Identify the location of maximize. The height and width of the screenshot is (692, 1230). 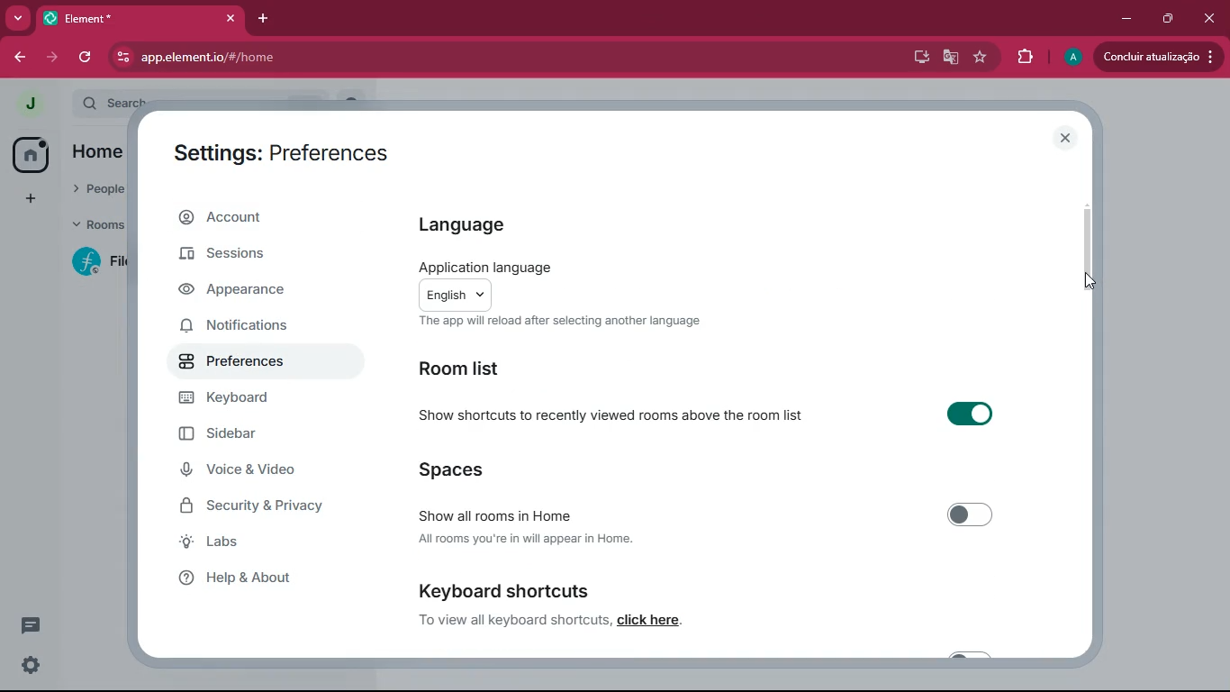
(1168, 19).